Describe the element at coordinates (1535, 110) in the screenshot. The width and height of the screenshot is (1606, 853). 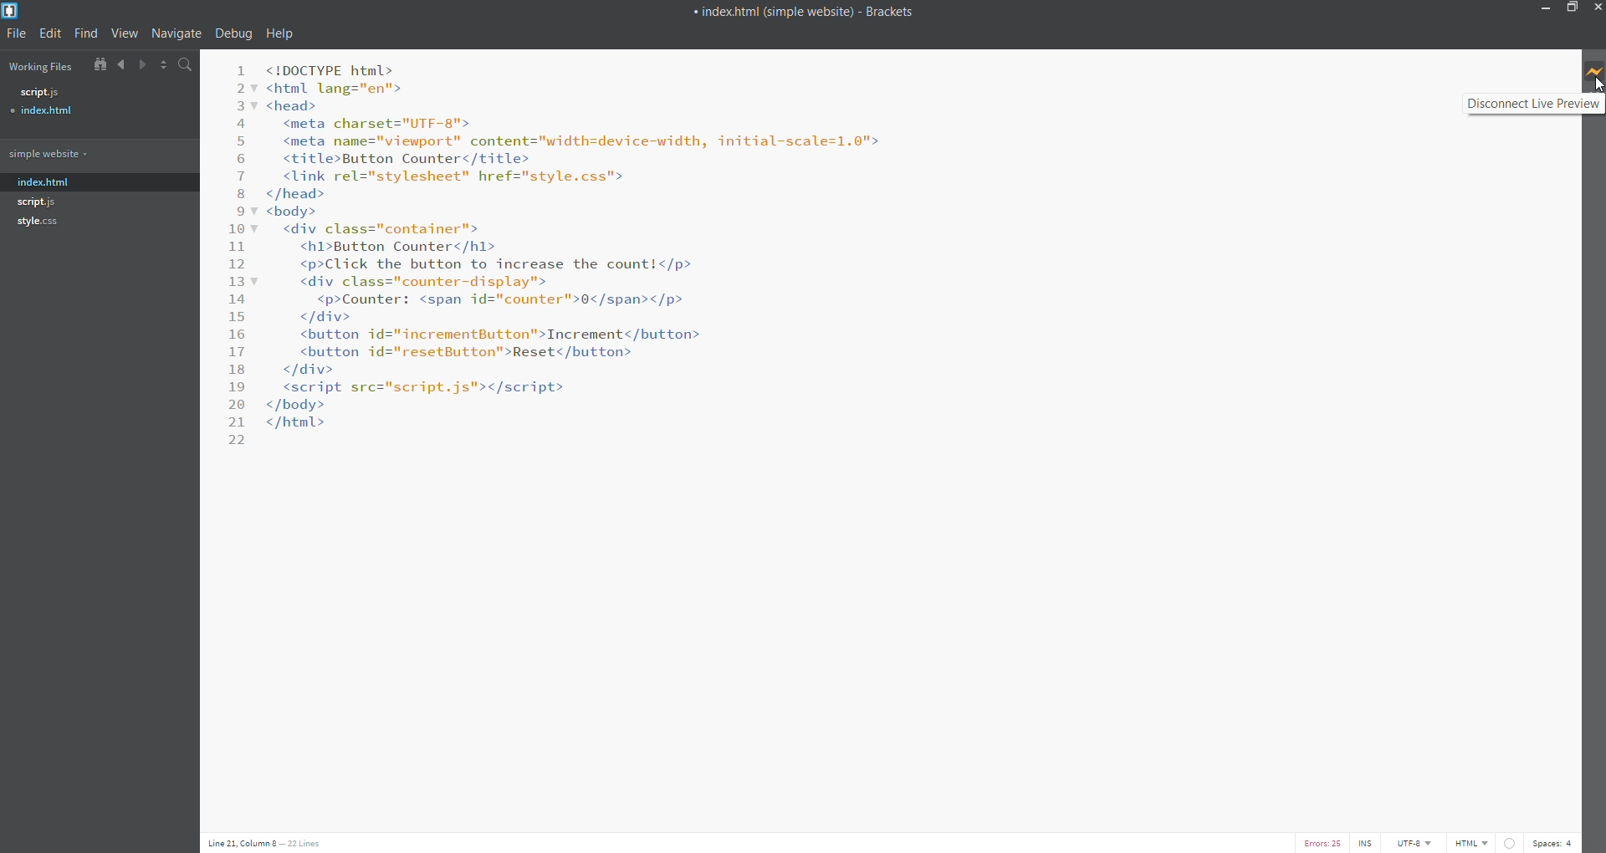
I see `disconnect live preview` at that location.